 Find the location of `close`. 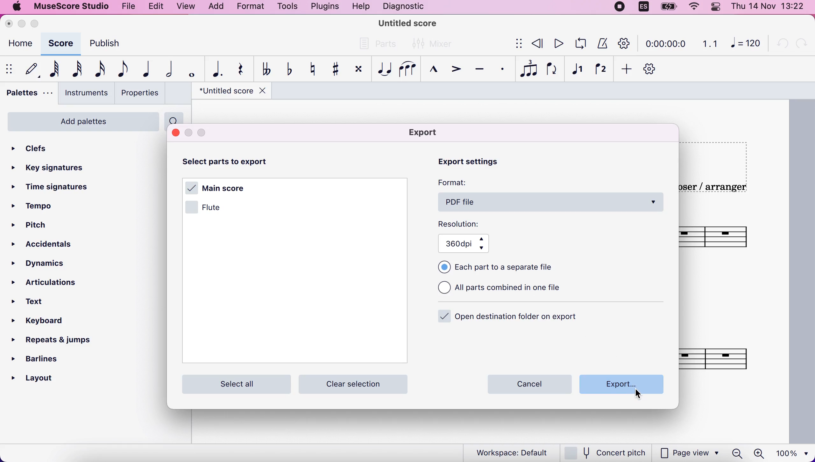

close is located at coordinates (10, 24).